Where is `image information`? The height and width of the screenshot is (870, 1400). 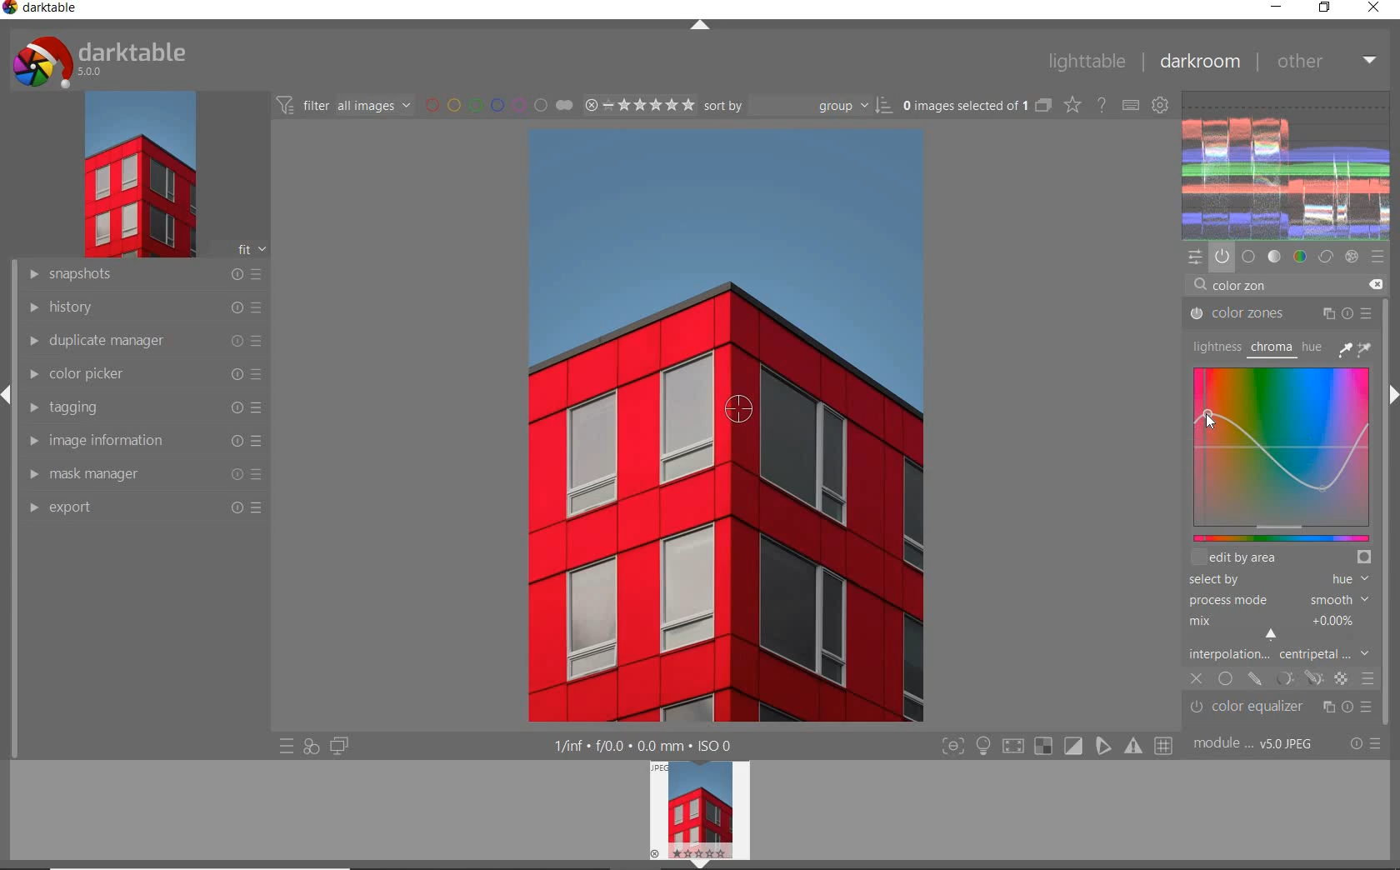
image information is located at coordinates (142, 442).